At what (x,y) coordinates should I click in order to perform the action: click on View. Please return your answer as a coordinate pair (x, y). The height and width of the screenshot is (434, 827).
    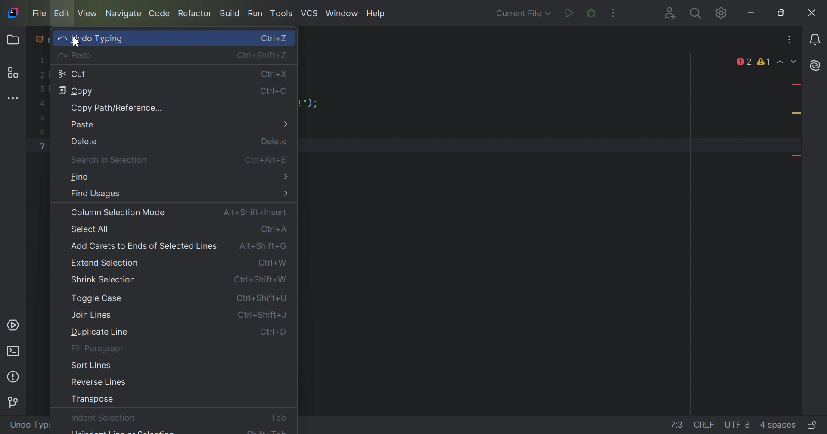
    Looking at the image, I should click on (87, 15).